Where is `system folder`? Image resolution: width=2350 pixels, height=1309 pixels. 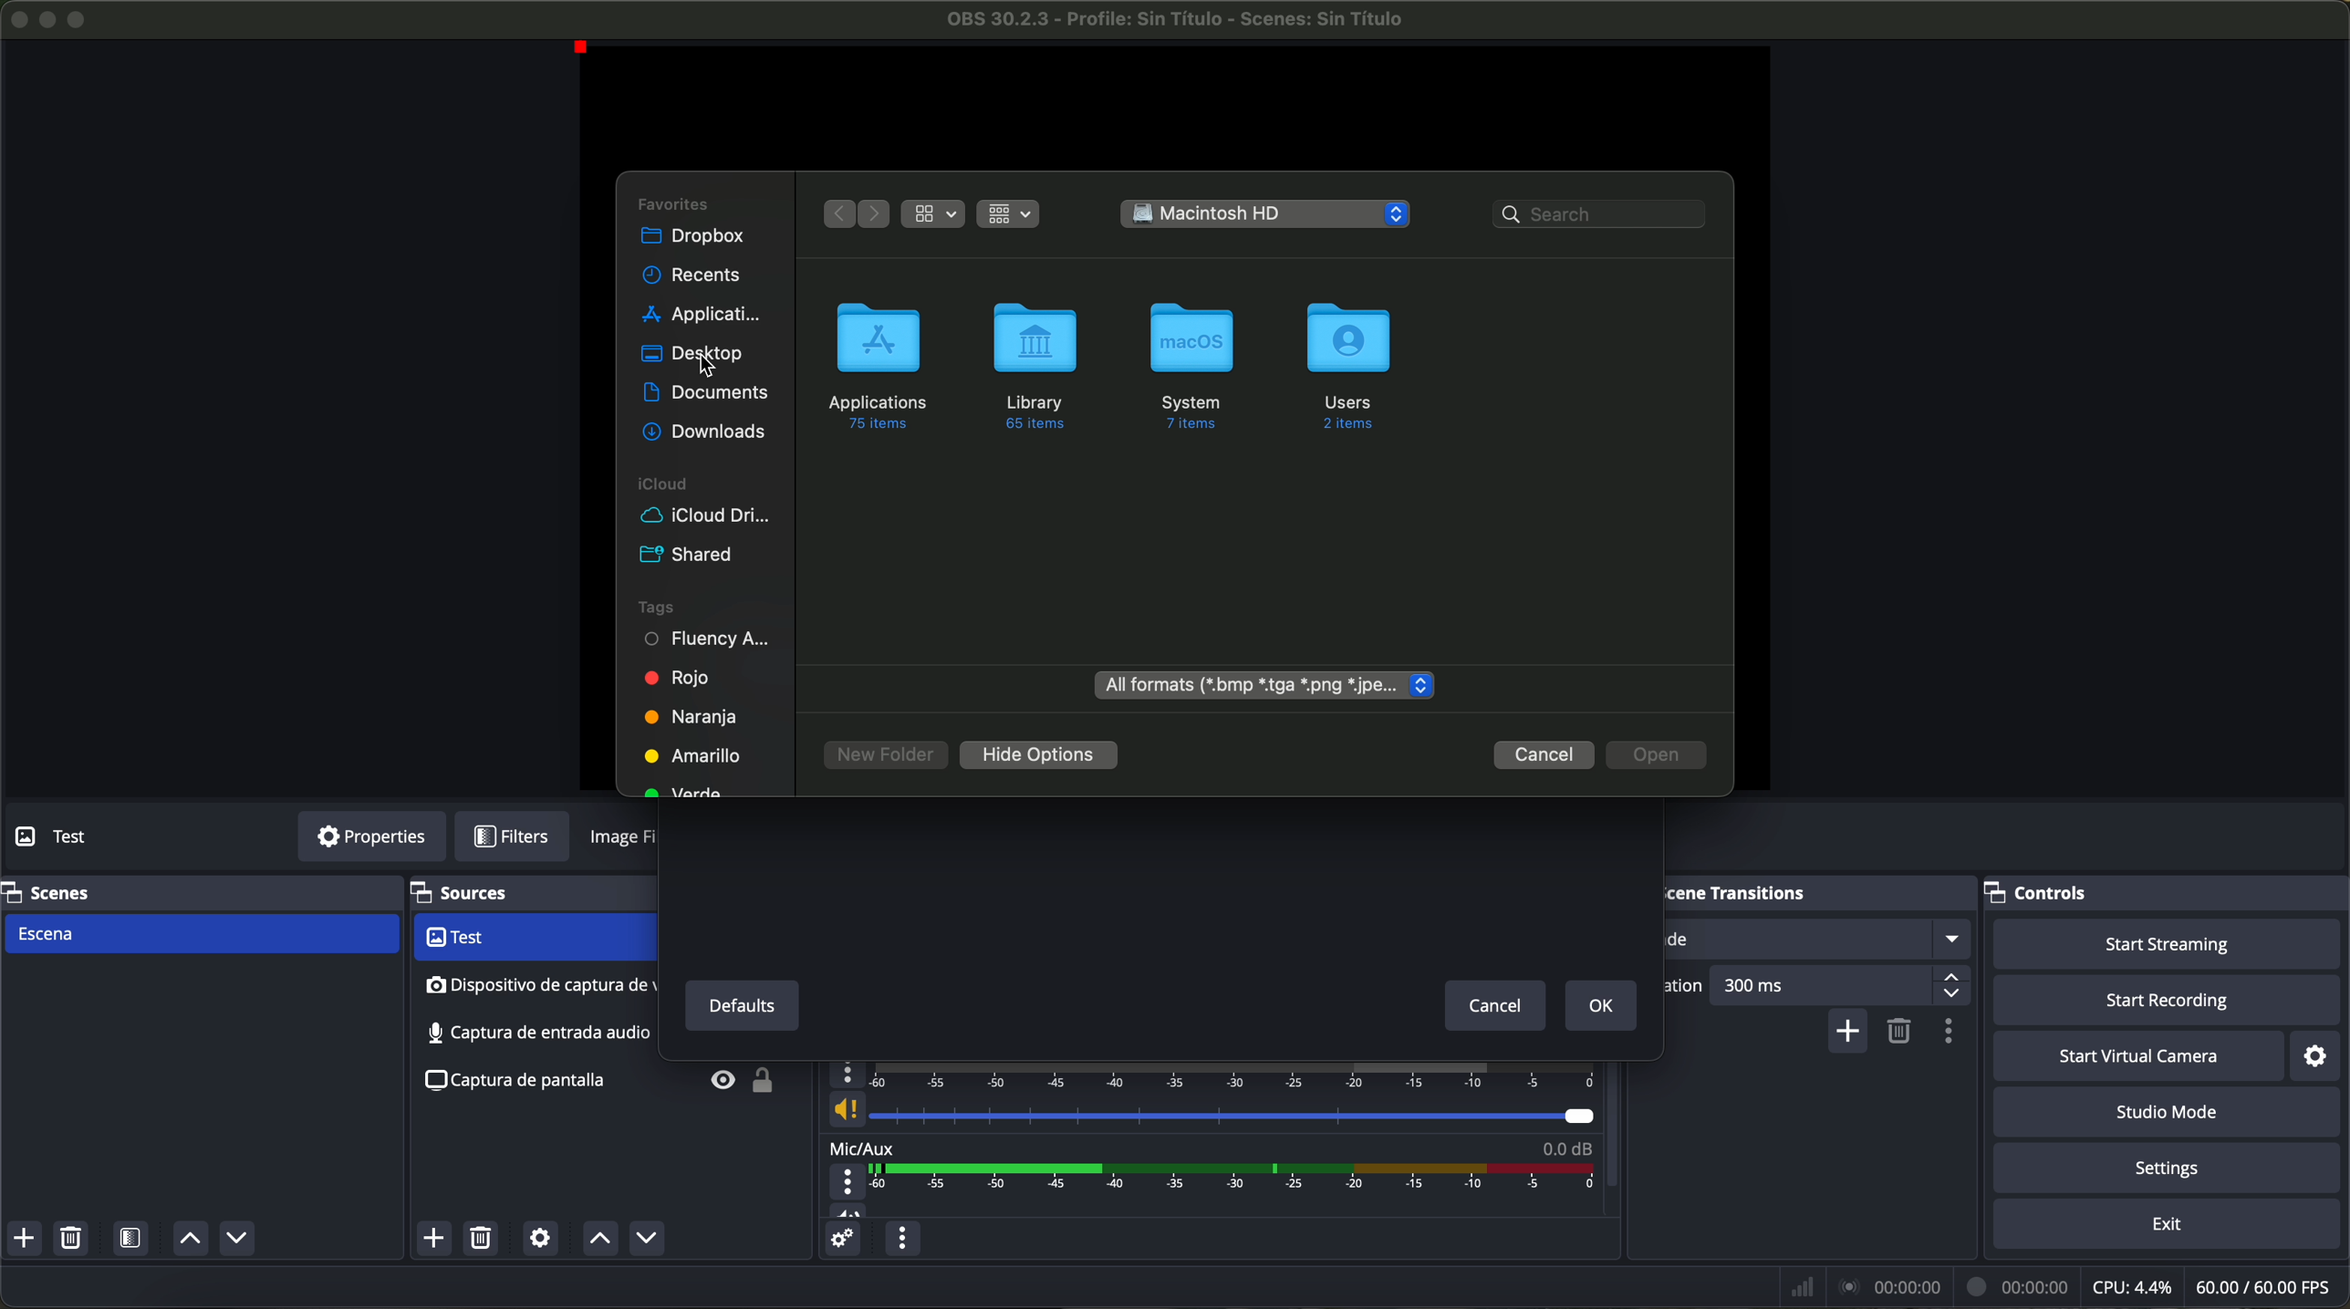
system folder is located at coordinates (1189, 366).